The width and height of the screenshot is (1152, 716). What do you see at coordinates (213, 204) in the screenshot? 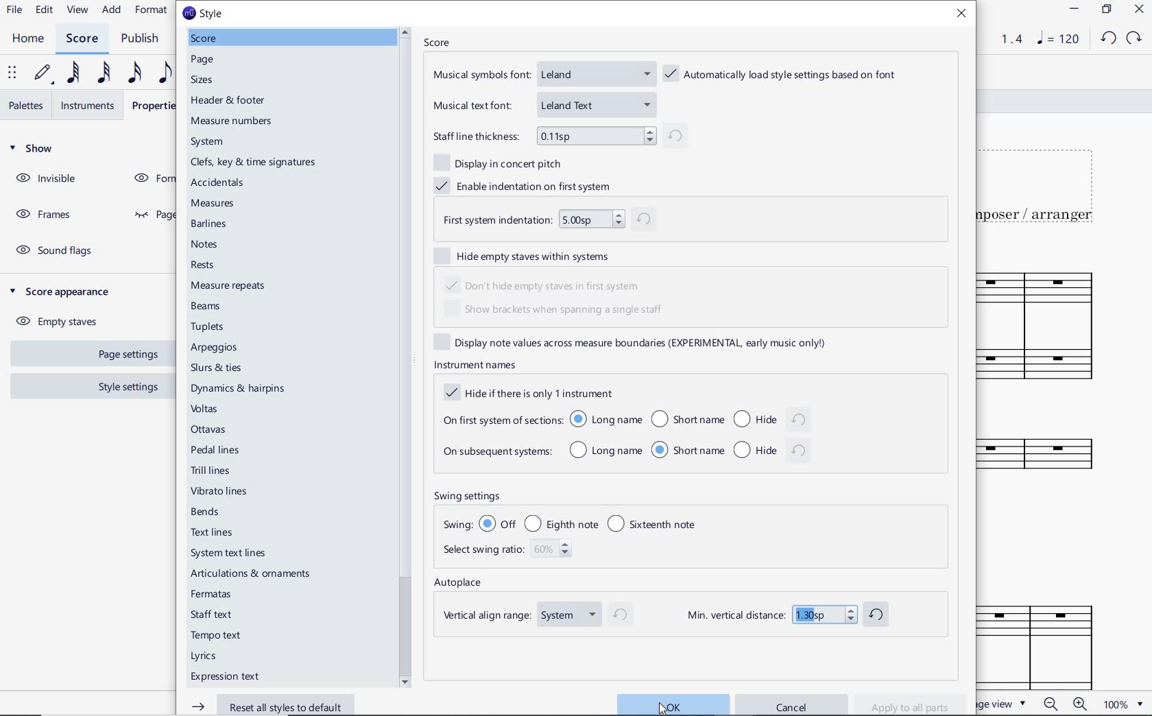
I see `measures` at bounding box center [213, 204].